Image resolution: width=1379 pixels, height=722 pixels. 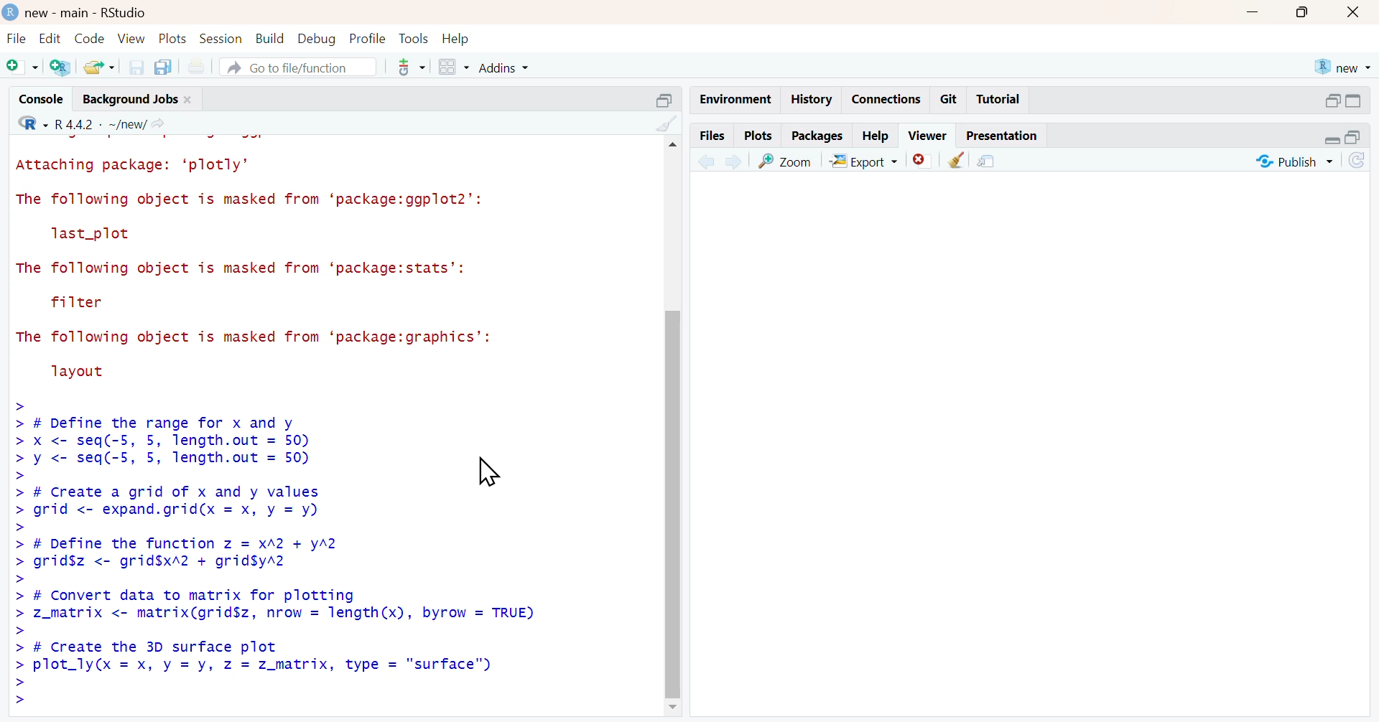 What do you see at coordinates (1330, 141) in the screenshot?
I see `minimize` at bounding box center [1330, 141].